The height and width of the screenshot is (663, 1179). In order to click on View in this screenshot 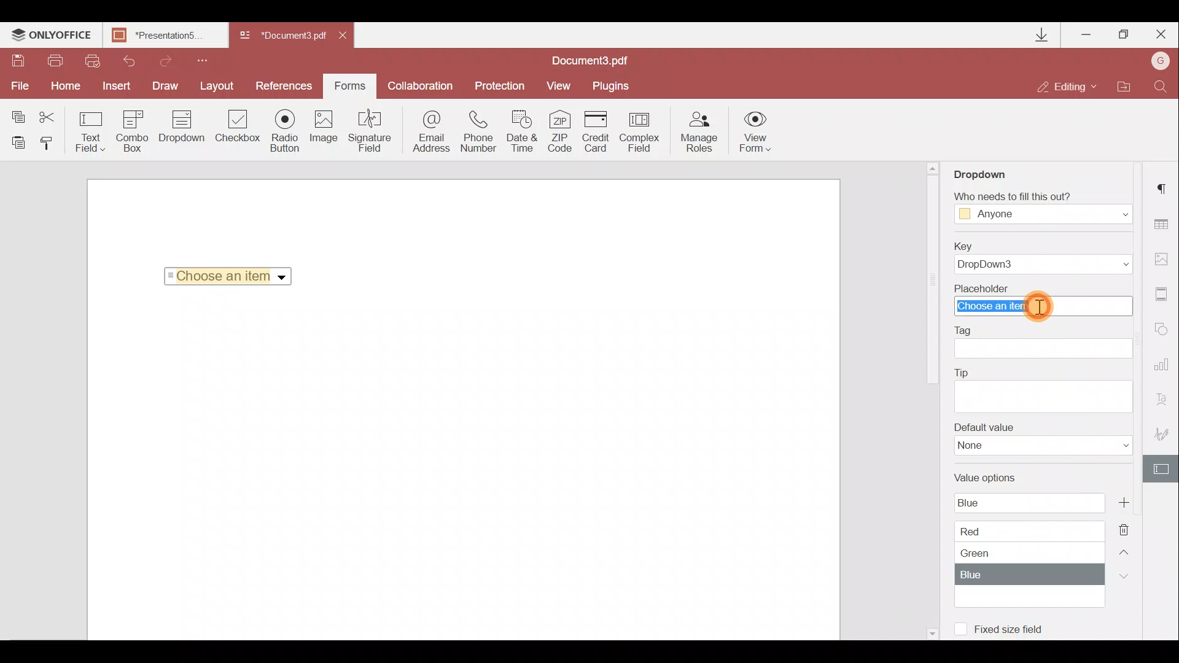, I will do `click(562, 86)`.